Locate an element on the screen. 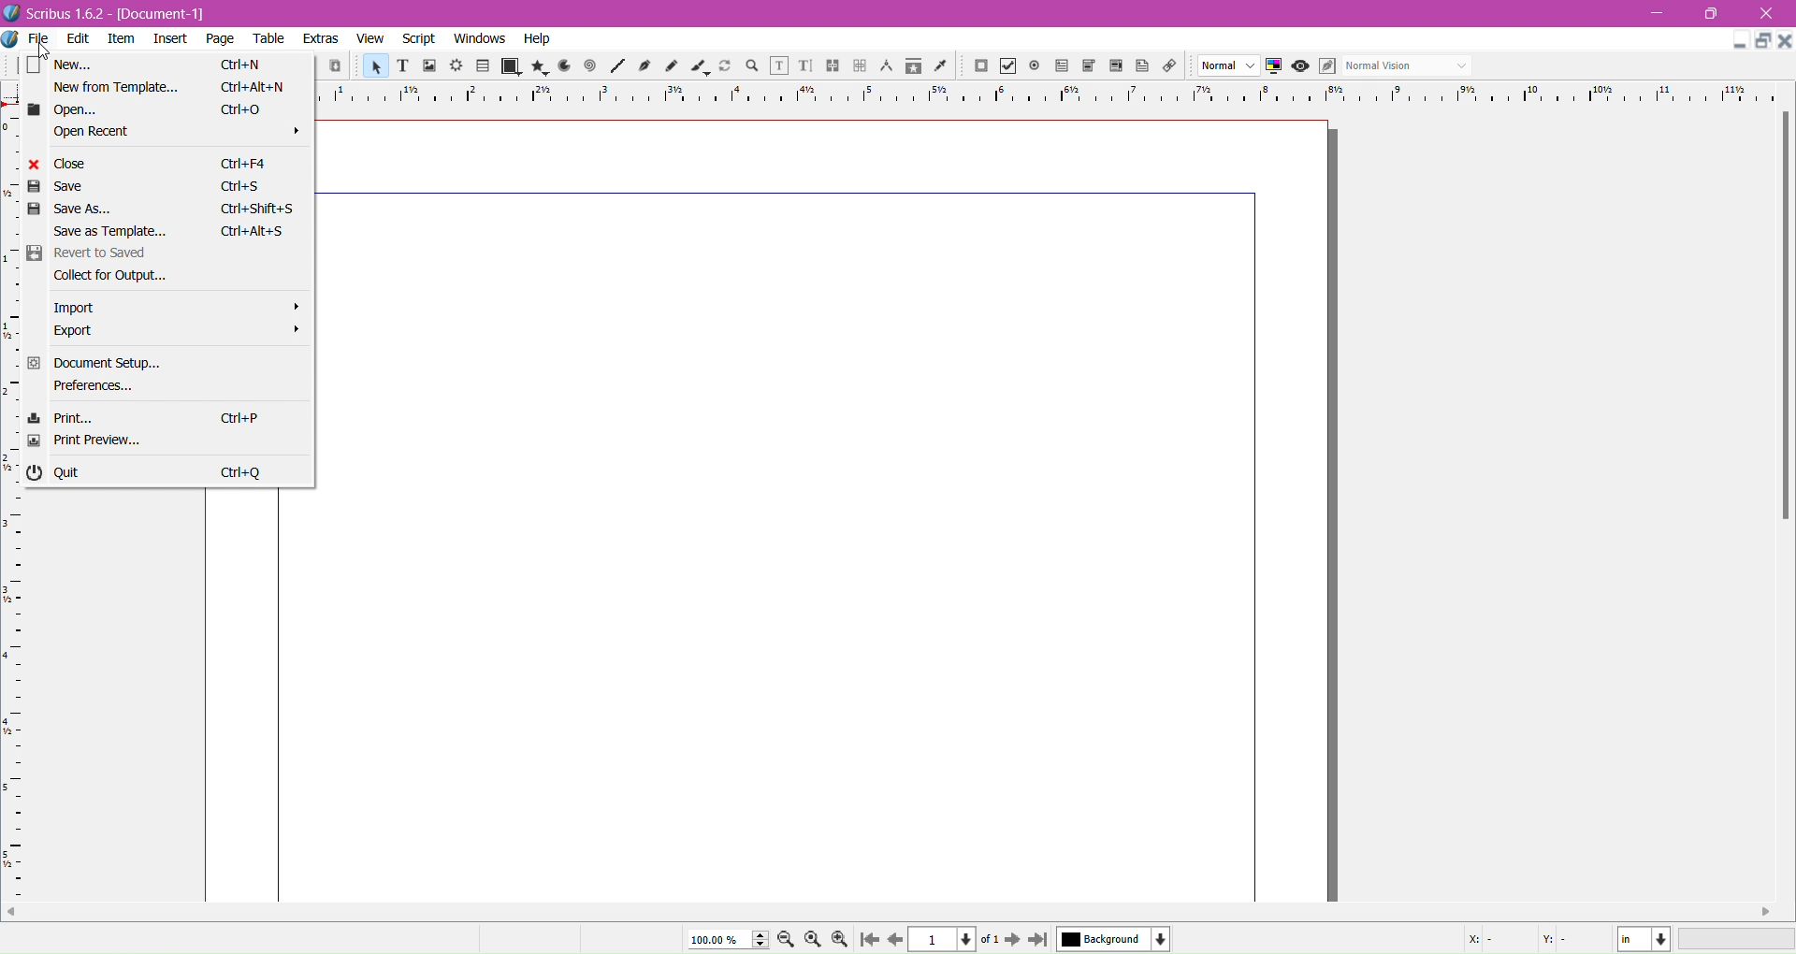 This screenshot has height=954, width=1796. Cursor is located at coordinates (47, 52).